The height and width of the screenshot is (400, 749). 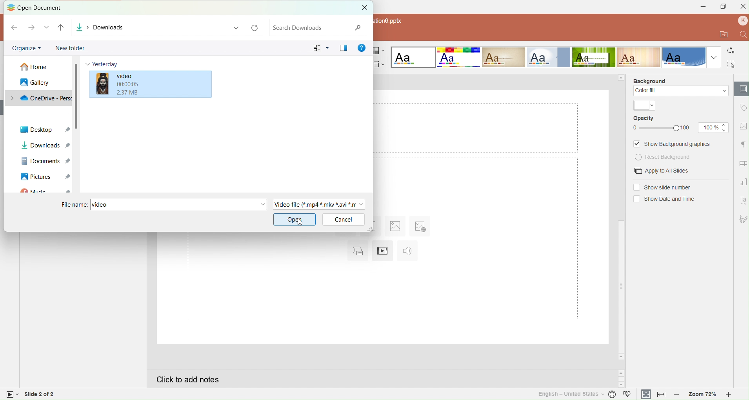 I want to click on Video, so click(x=175, y=84).